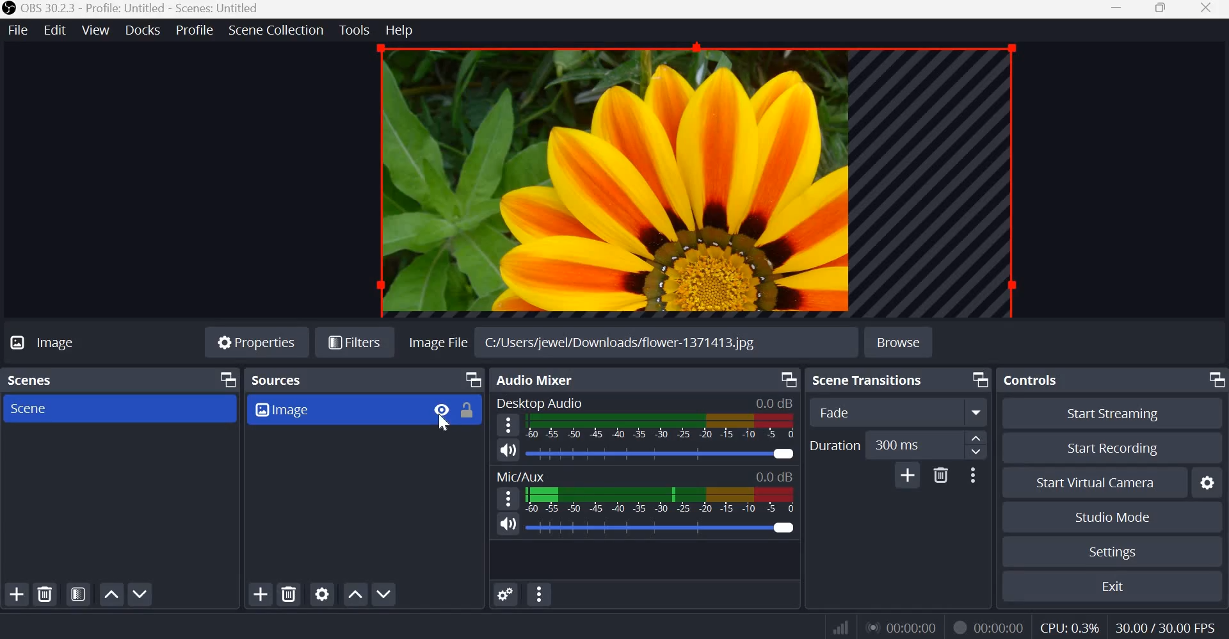 Image resolution: width=1229 pixels, height=639 pixels. Describe the element at coordinates (840, 626) in the screenshot. I see `Connection Status Indicator` at that location.